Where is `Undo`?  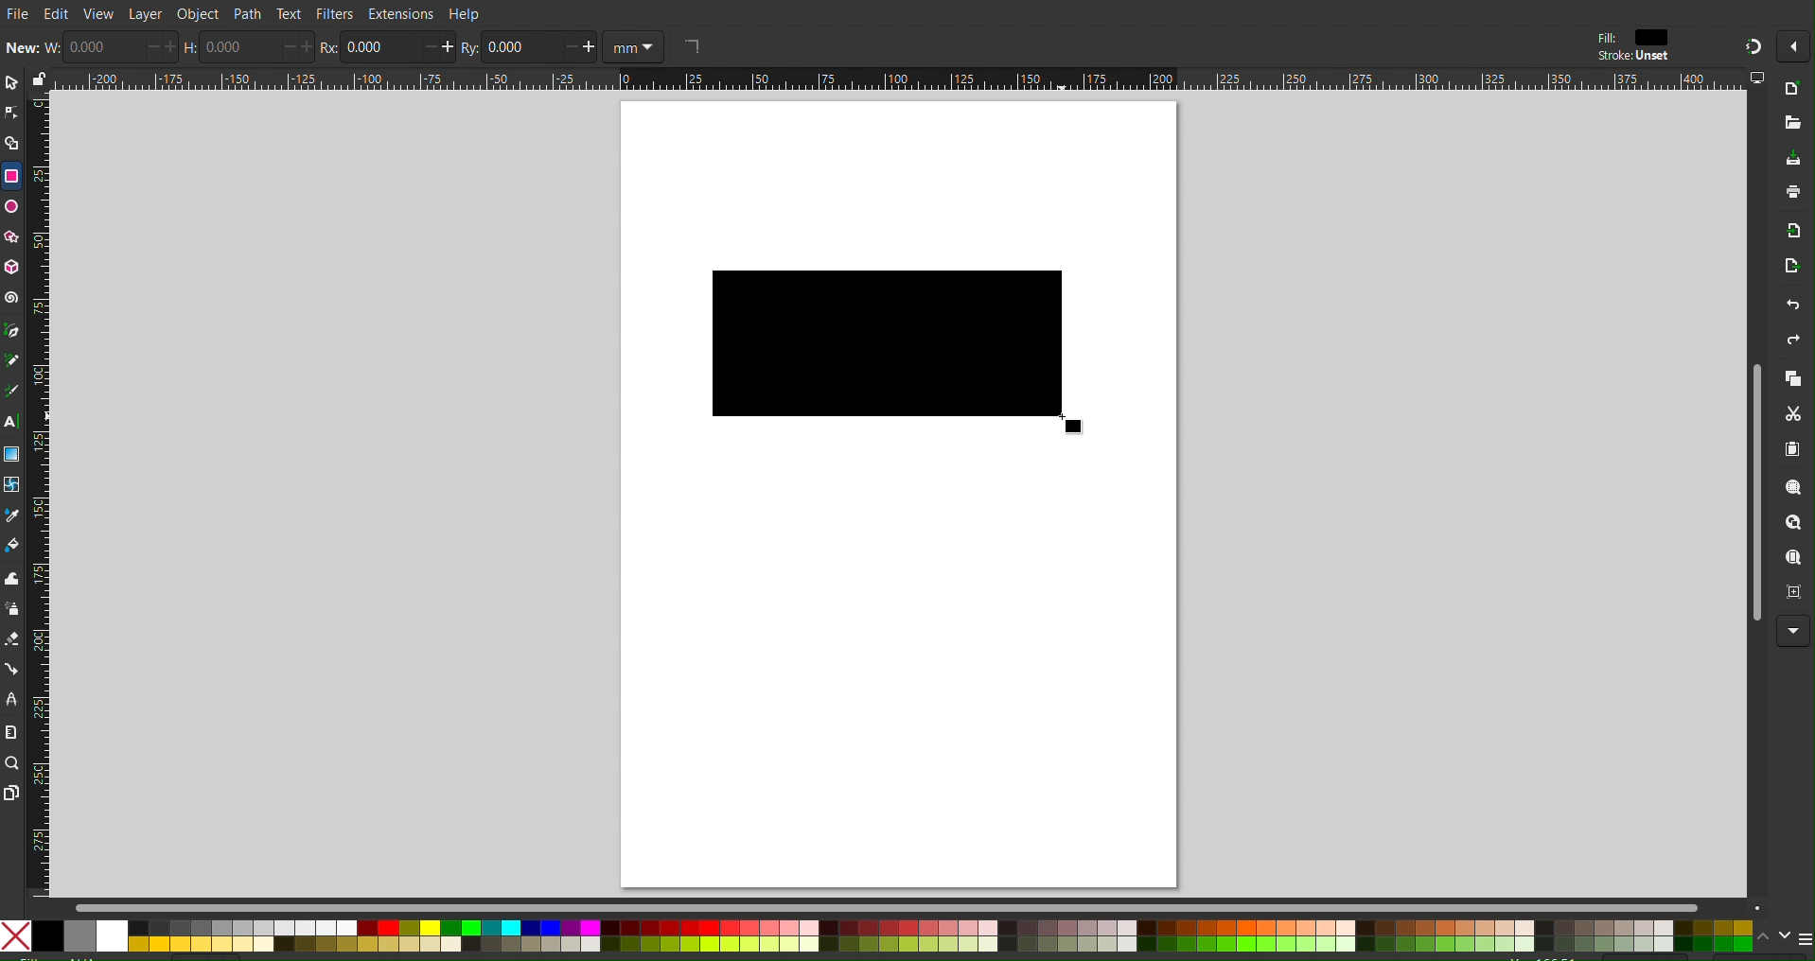
Undo is located at coordinates (1782, 307).